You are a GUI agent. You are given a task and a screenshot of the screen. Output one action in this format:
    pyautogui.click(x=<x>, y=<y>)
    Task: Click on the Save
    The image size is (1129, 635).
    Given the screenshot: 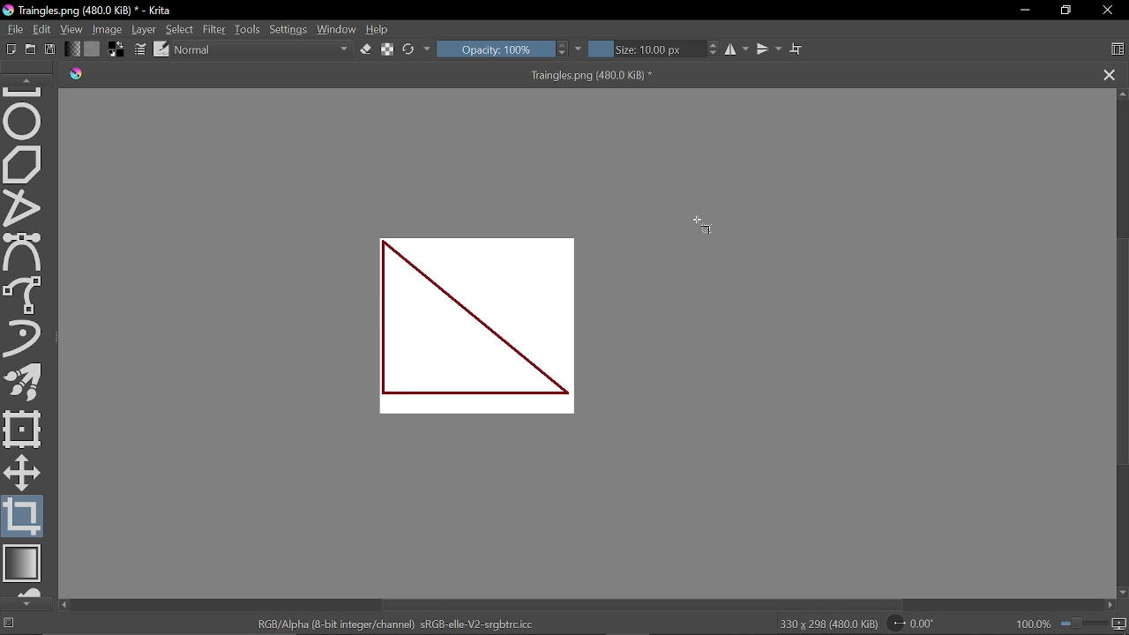 What is the action you would take?
    pyautogui.click(x=51, y=49)
    